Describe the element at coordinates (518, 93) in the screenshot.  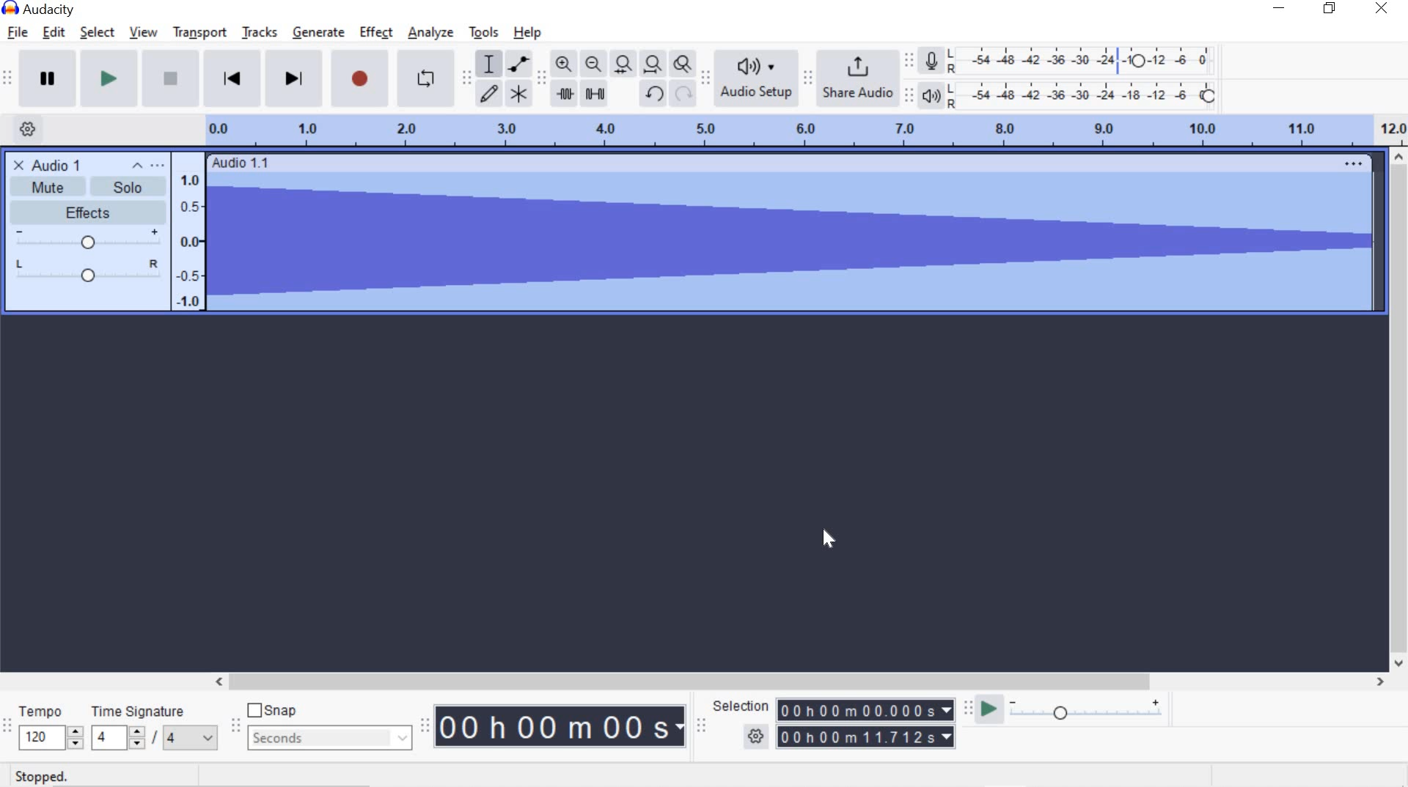
I see `Multi-tool` at that location.